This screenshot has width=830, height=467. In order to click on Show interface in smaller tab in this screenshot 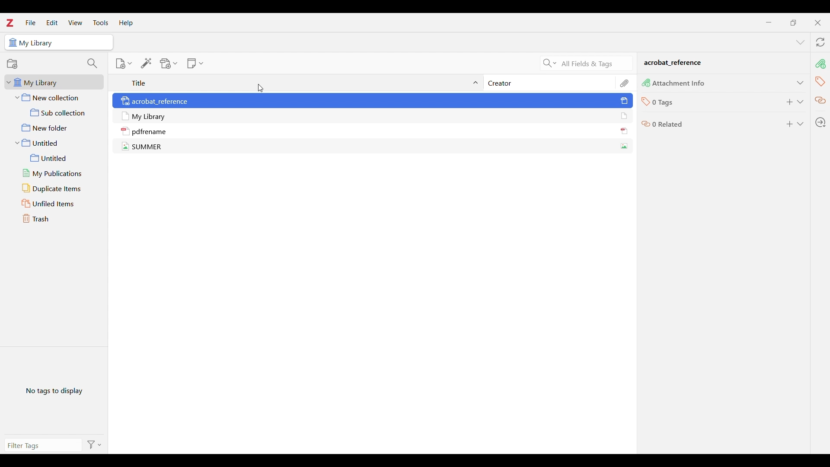, I will do `click(793, 23)`.